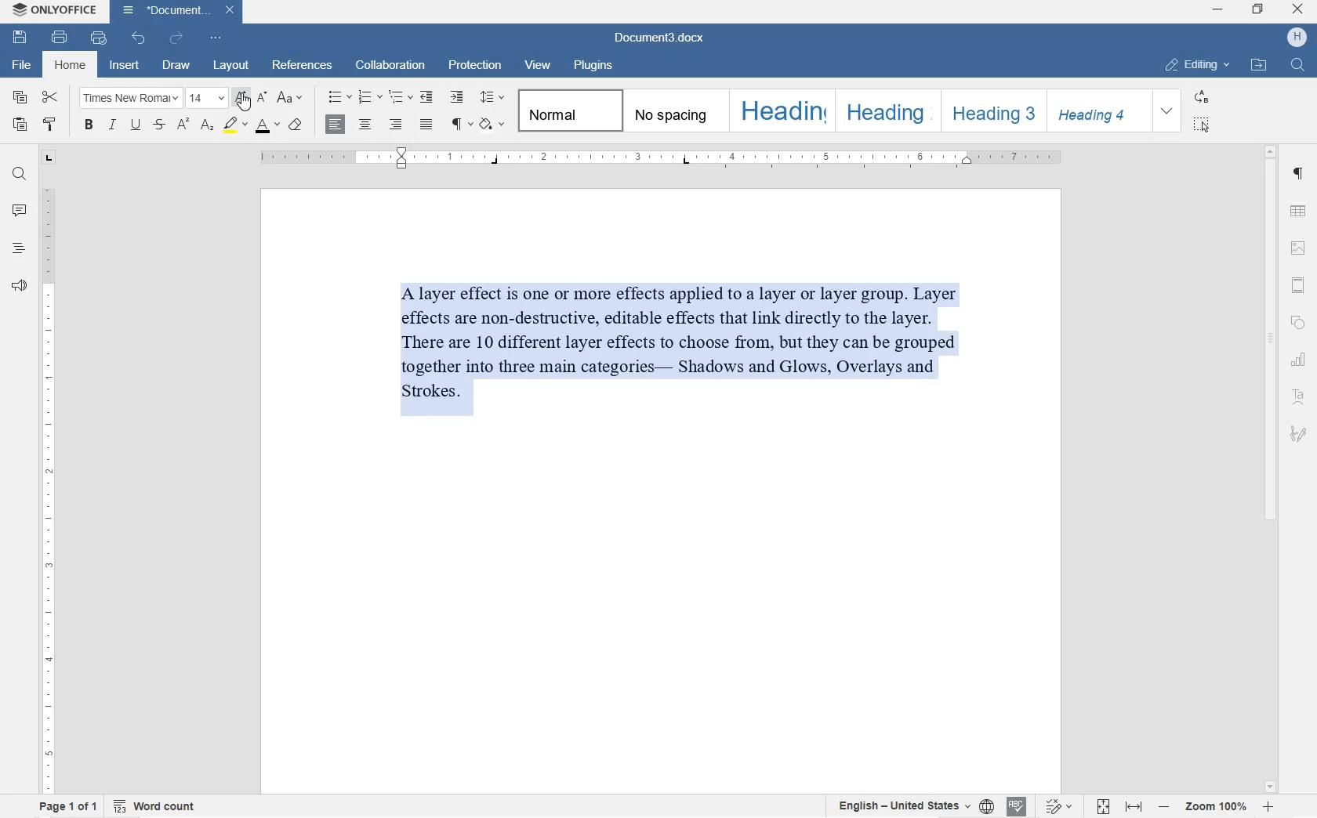 Image resolution: width=1317 pixels, height=818 pixels. Describe the element at coordinates (1202, 125) in the screenshot. I see `SELECT ALL` at that location.